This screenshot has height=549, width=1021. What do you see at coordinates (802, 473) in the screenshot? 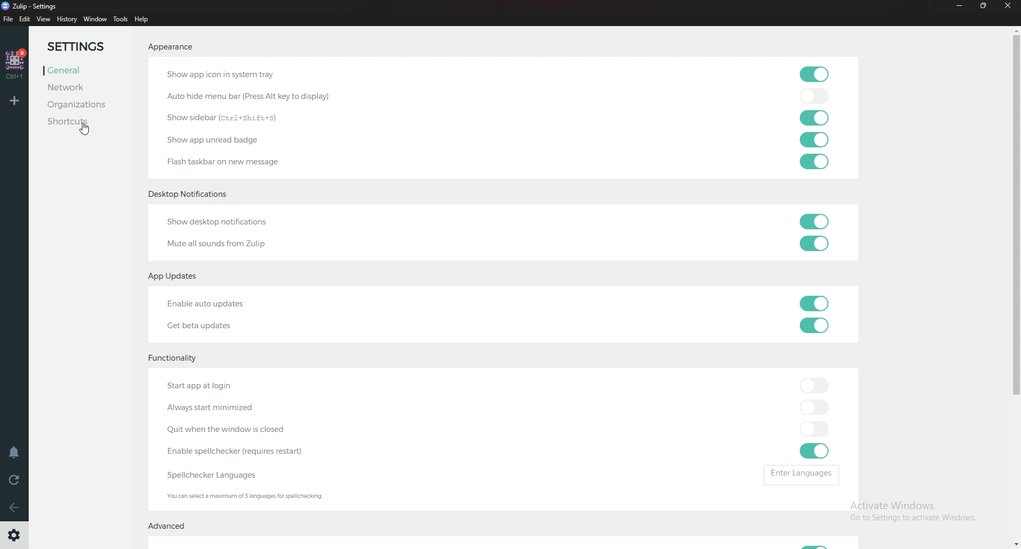
I see `Enter languages` at bounding box center [802, 473].